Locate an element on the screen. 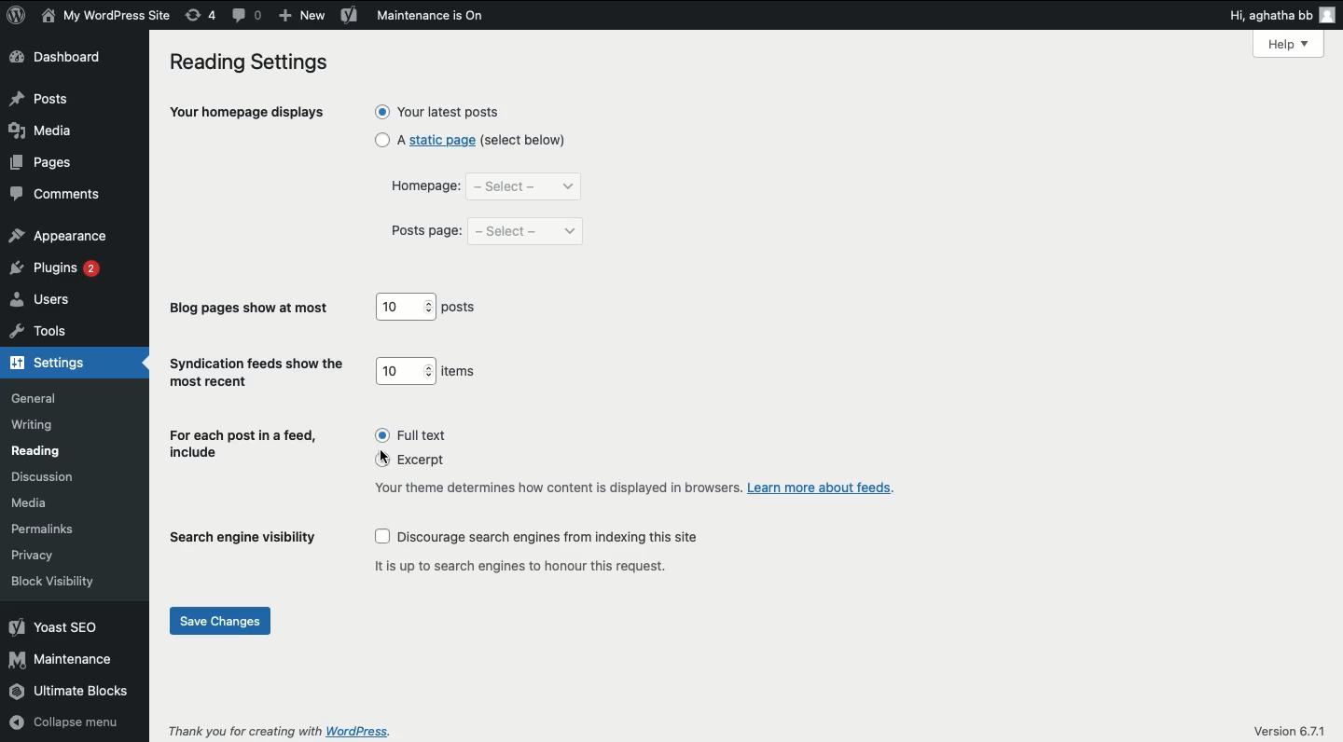  maintenance is located at coordinates (60, 659).